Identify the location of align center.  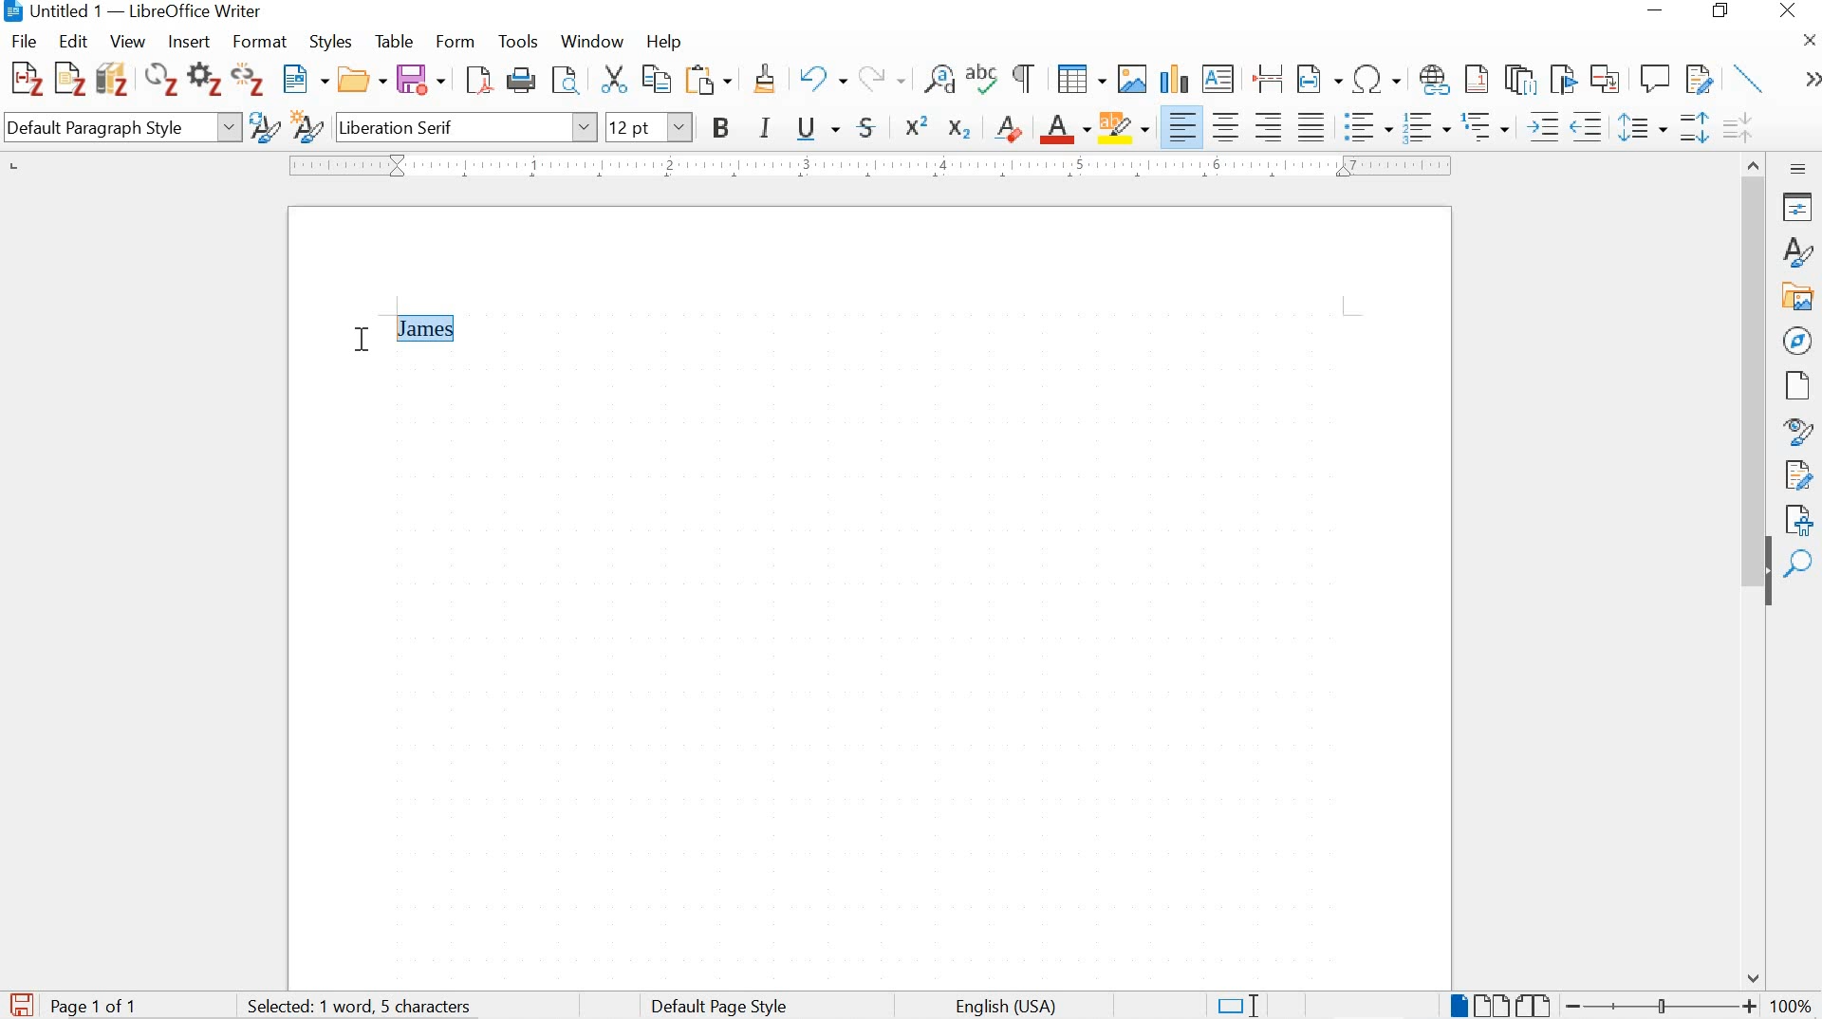
(1226, 126).